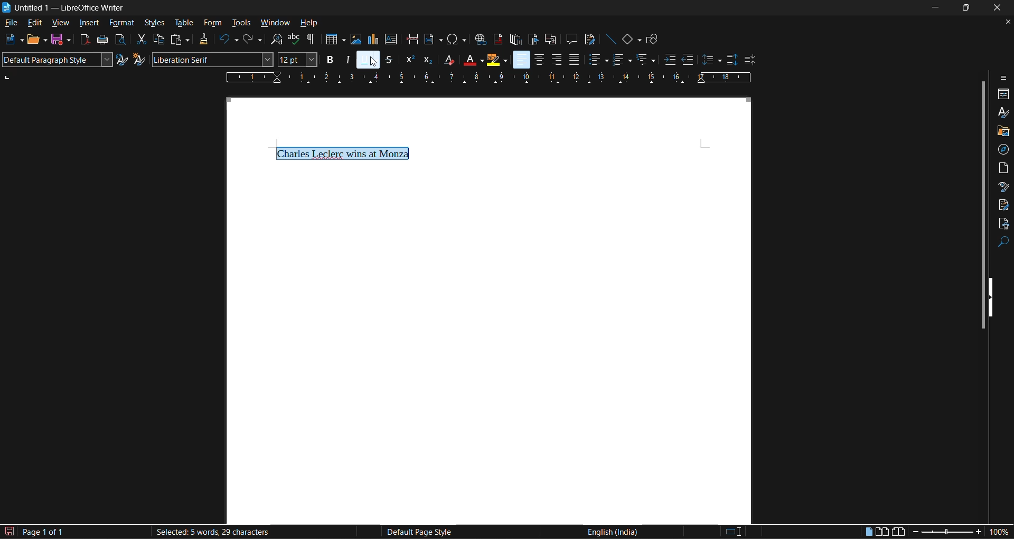 This screenshot has height=539, width=1014. I want to click on styles, so click(154, 21).